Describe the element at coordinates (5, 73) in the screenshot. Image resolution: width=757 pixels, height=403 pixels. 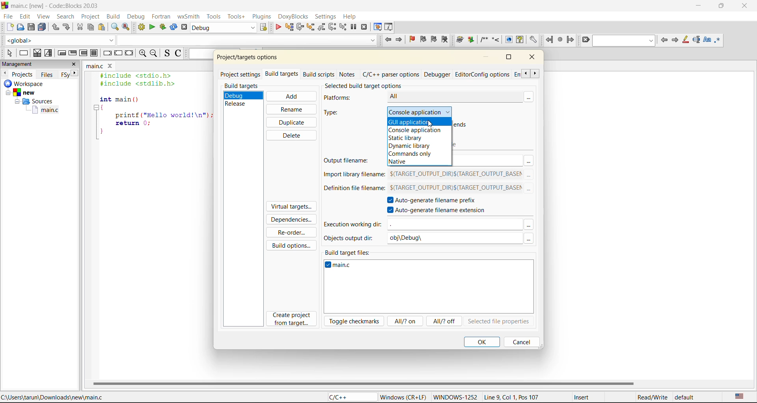
I see `previous` at that location.